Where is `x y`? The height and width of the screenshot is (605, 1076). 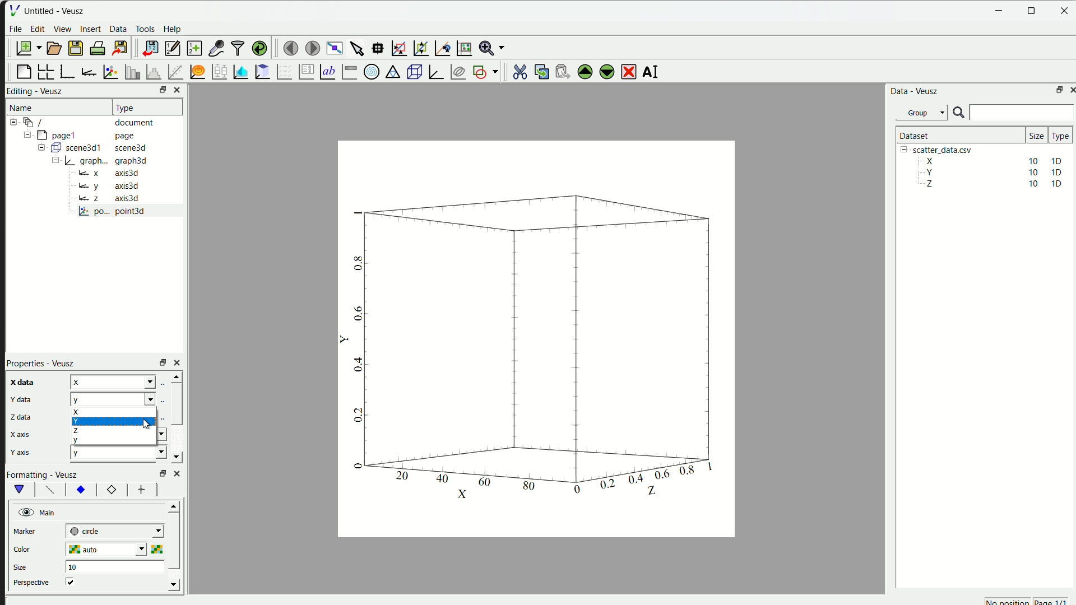
x y is located at coordinates (124, 398).